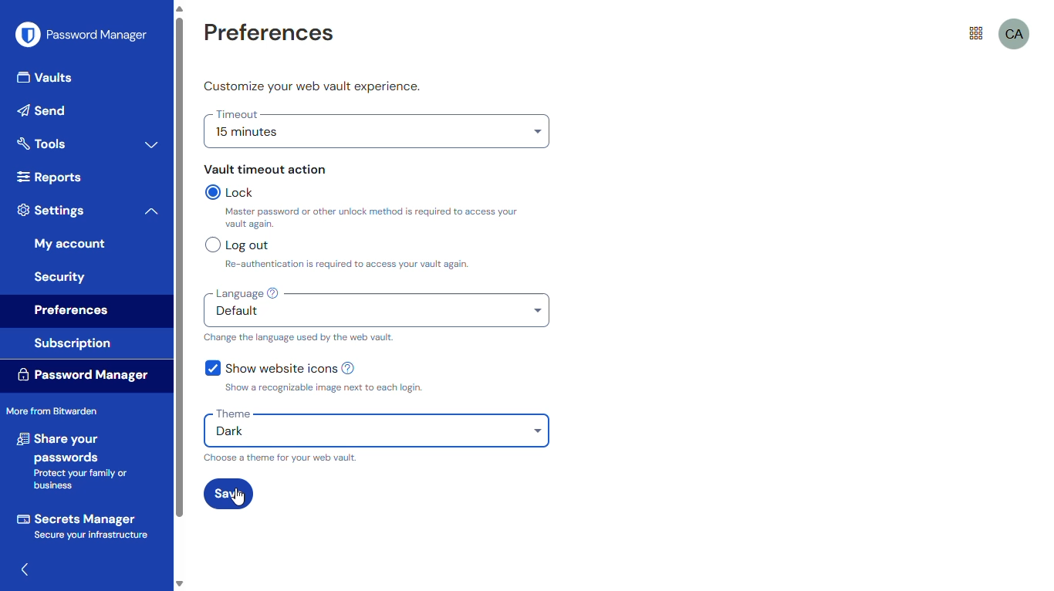 The width and height of the screenshot is (1054, 591). What do you see at coordinates (241, 500) in the screenshot?
I see `cursor` at bounding box center [241, 500].